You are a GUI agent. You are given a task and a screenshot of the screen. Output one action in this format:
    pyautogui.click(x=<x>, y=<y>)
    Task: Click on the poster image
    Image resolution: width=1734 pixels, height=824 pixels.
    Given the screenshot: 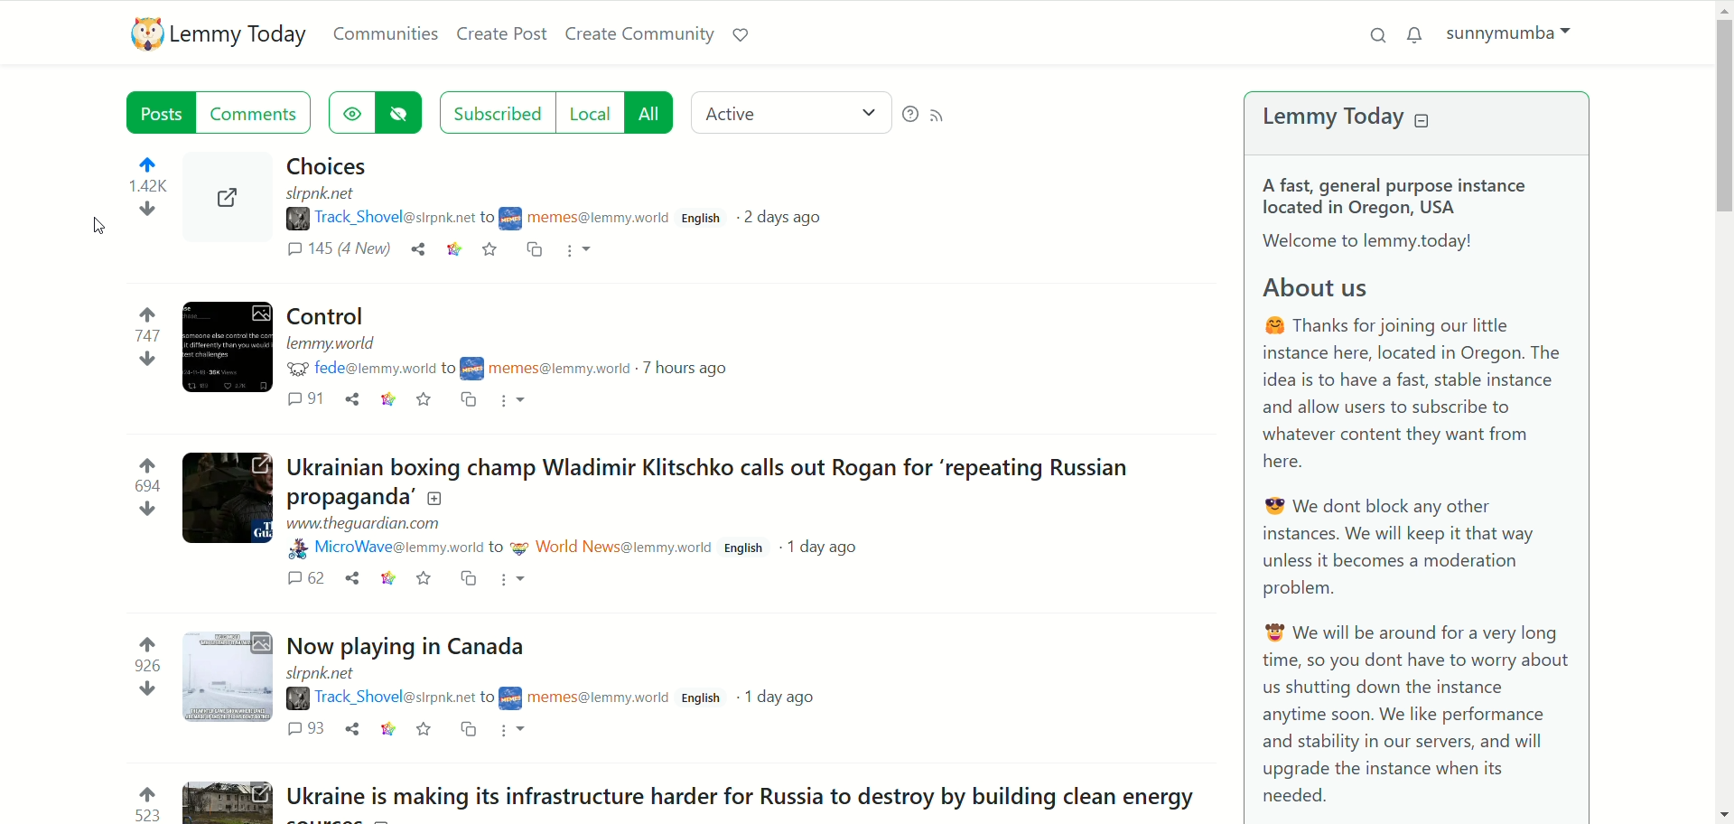 What is the action you would take?
    pyautogui.click(x=294, y=368)
    